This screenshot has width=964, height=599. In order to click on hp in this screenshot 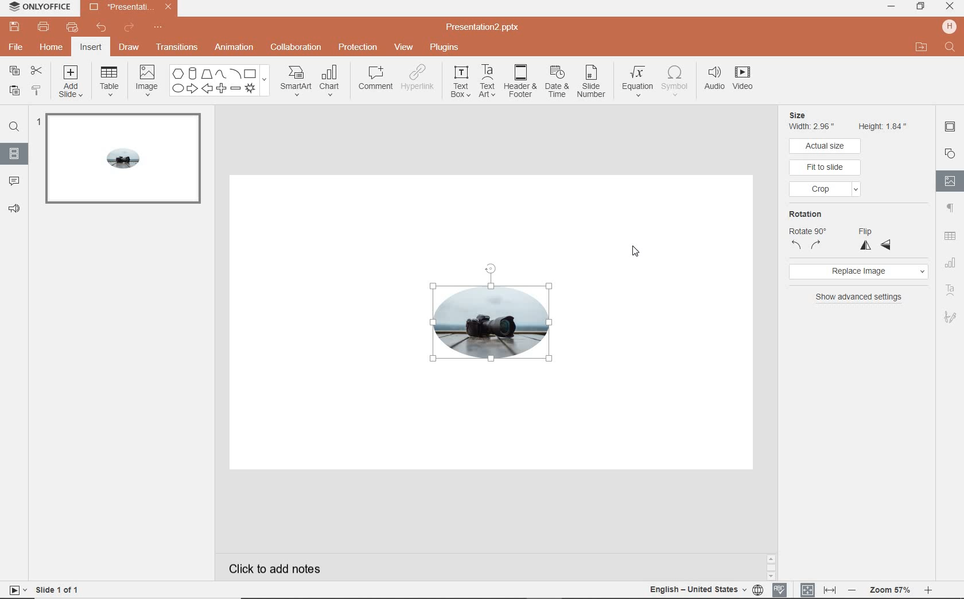, I will do `click(949, 26)`.